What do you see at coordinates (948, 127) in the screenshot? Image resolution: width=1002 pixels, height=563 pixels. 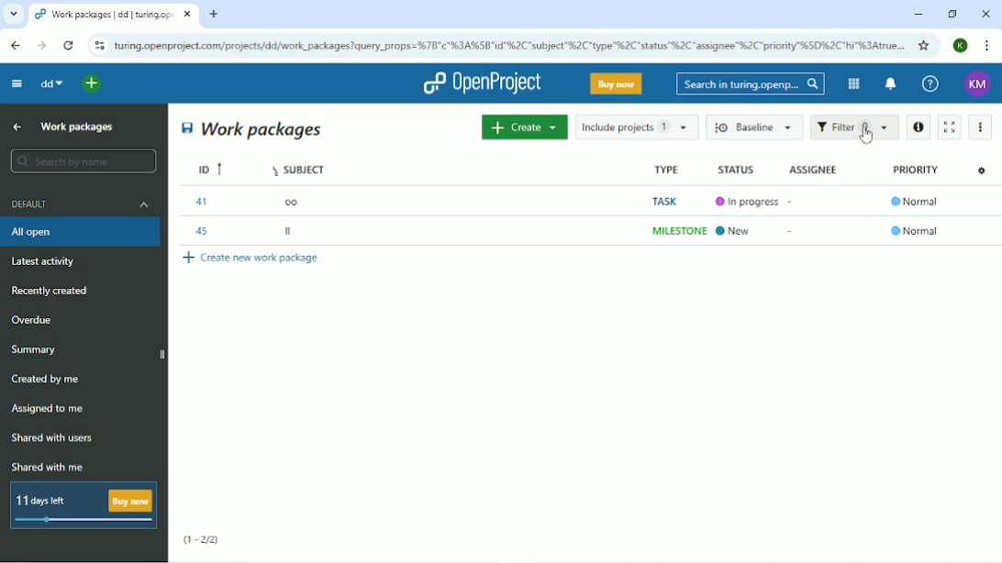 I see `Activate zen mode` at bounding box center [948, 127].